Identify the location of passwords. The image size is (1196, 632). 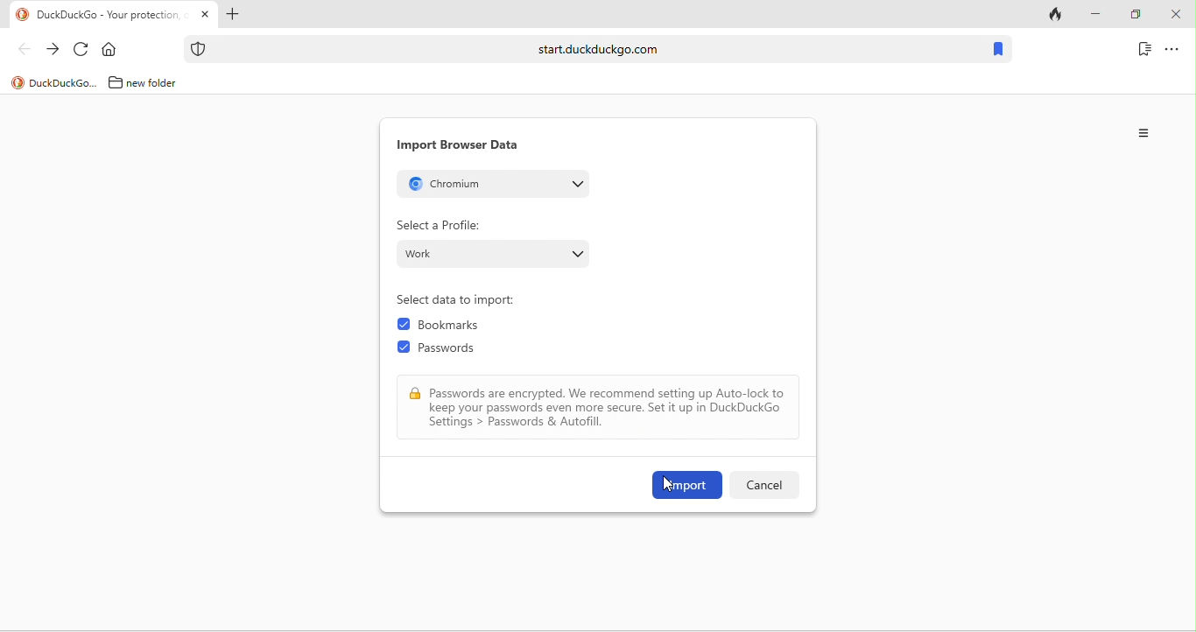
(455, 351).